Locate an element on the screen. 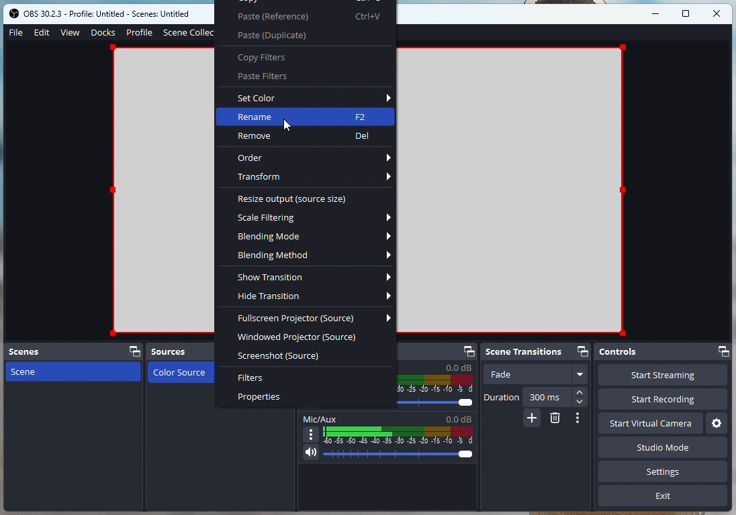 This screenshot has height=515, width=736. Hide Transition is located at coordinates (313, 297).